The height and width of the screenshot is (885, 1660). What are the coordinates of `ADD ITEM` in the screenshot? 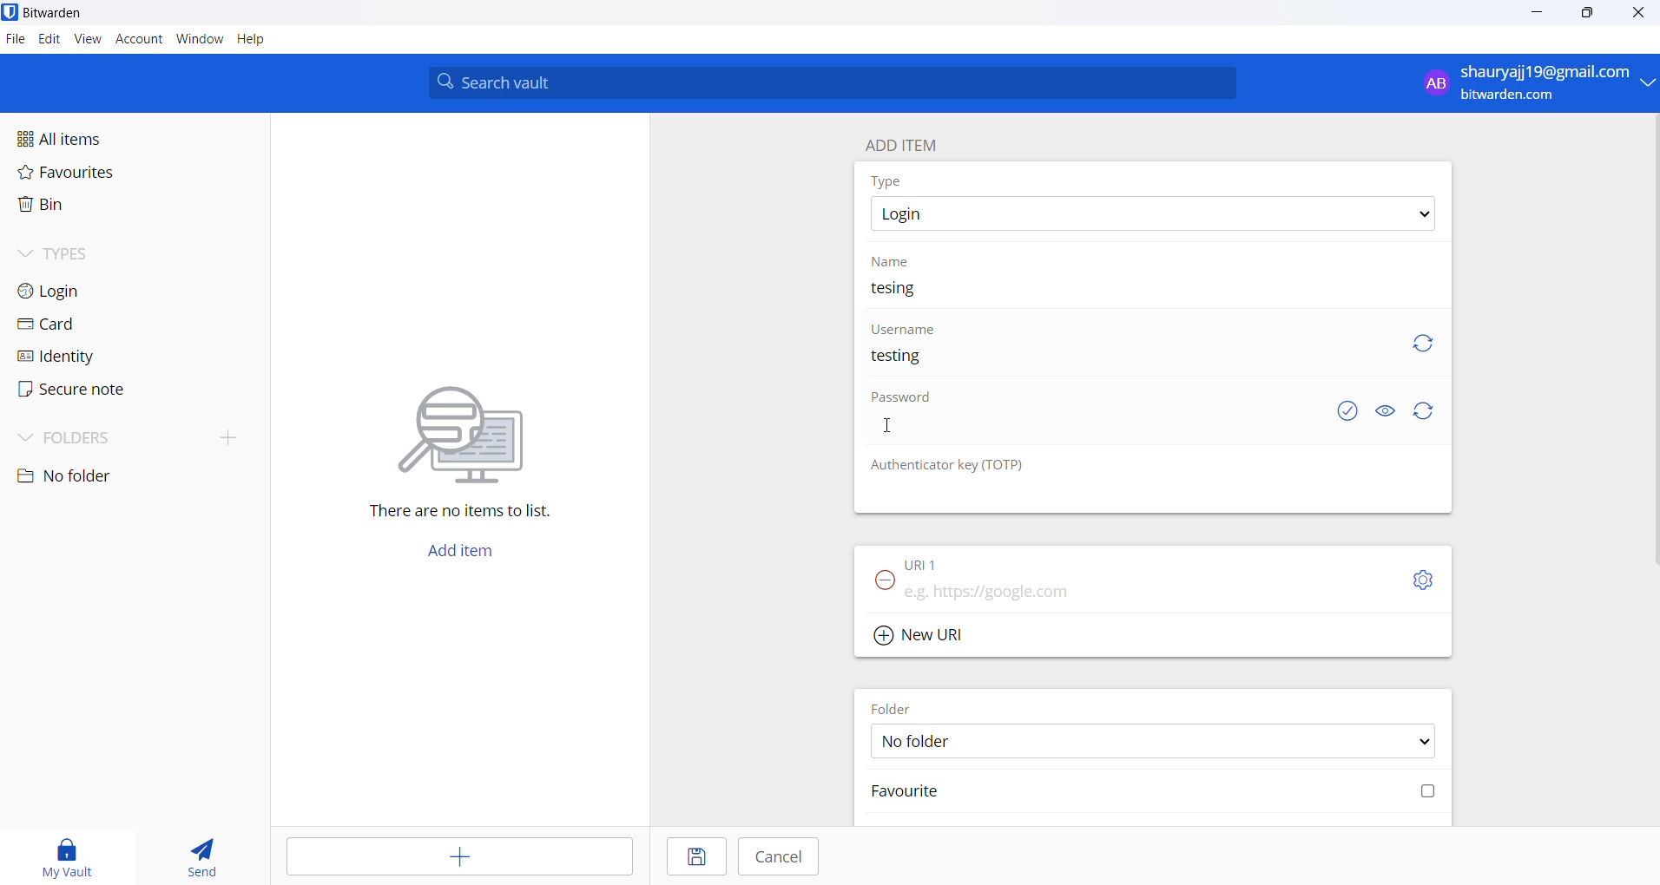 It's located at (909, 141).